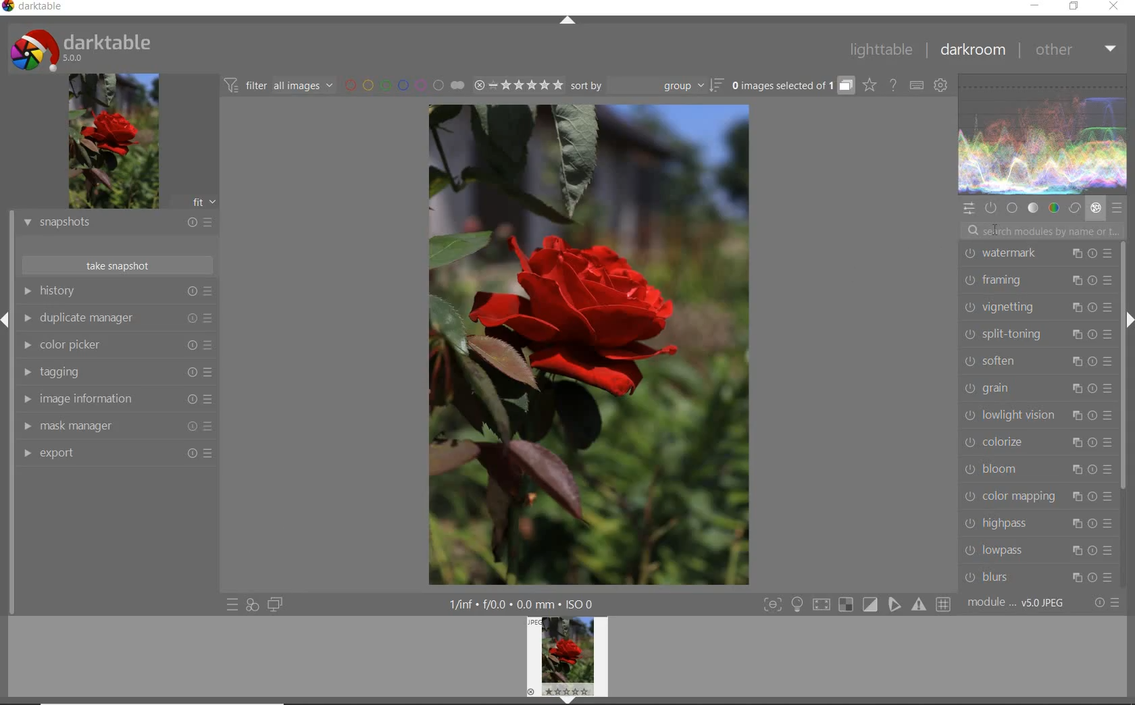  Describe the element at coordinates (1033, 209) in the screenshot. I see `tone` at that location.